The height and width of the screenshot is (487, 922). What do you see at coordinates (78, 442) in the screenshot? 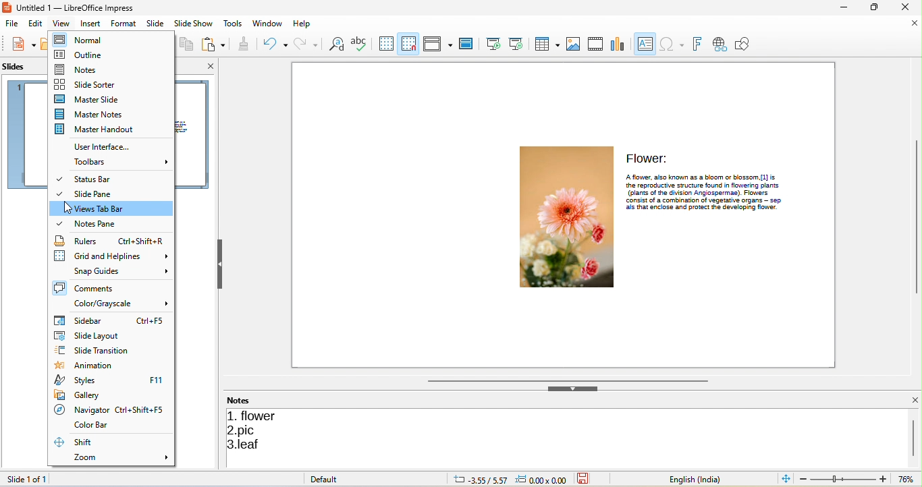
I see `shift` at bounding box center [78, 442].